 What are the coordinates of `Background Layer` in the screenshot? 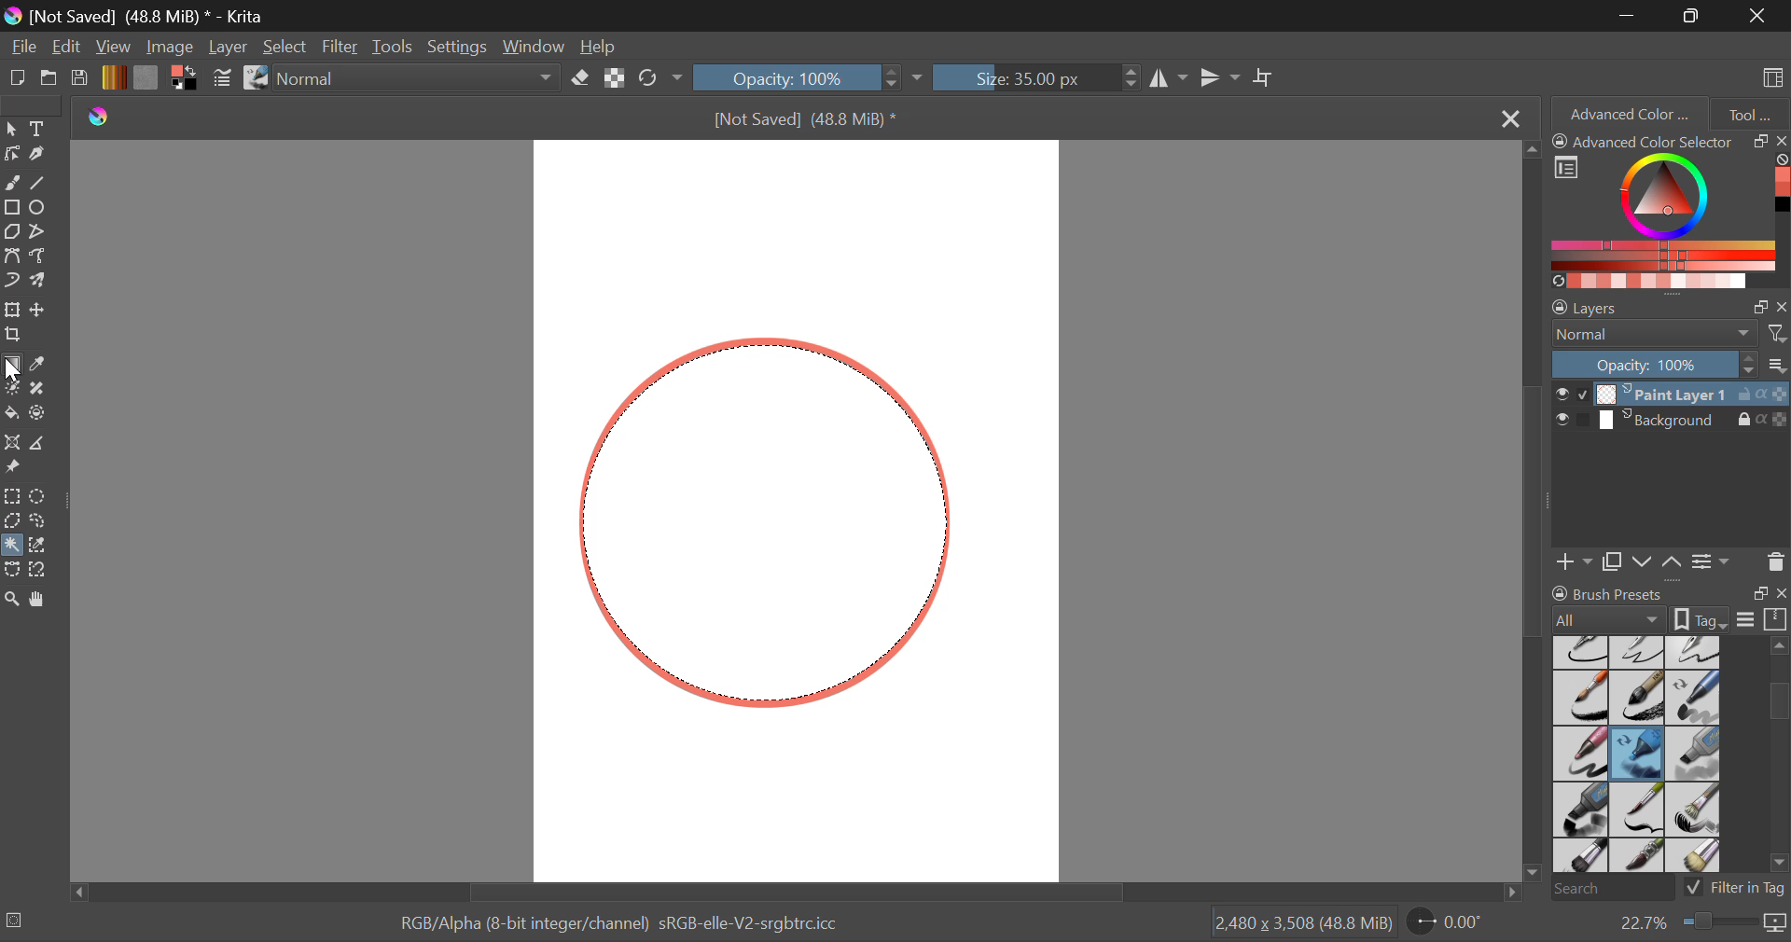 It's located at (1670, 423).